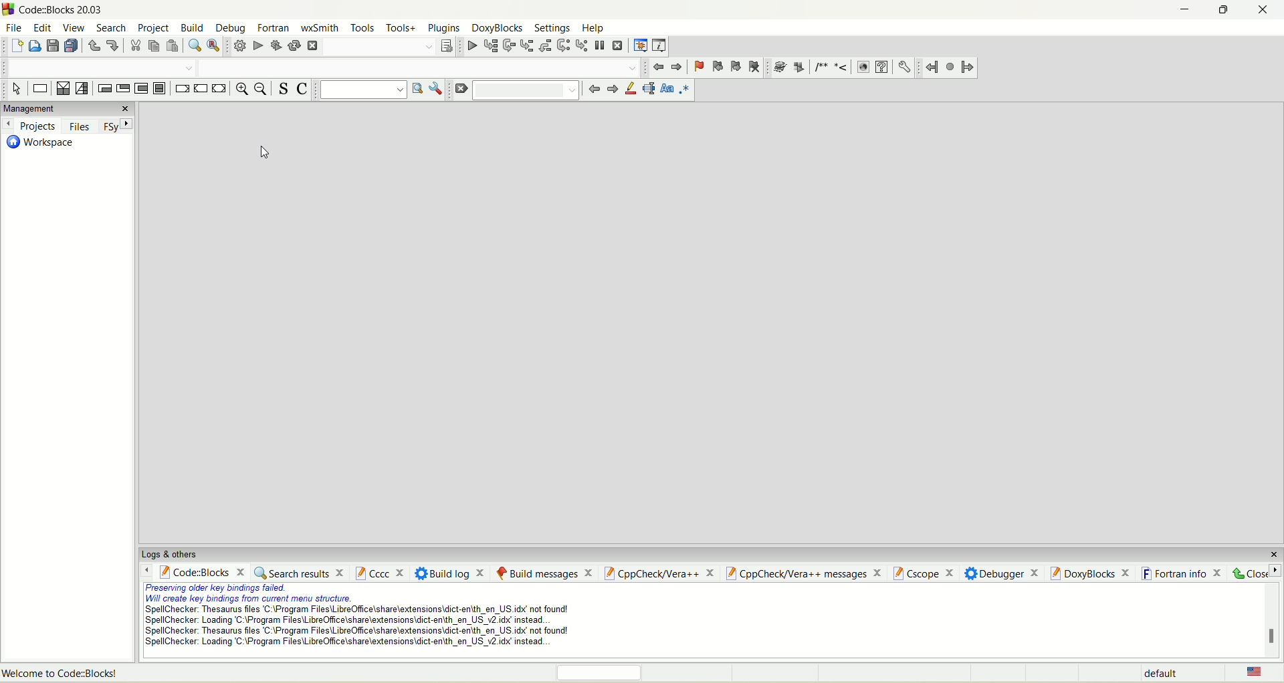  I want to click on regex, so click(685, 90).